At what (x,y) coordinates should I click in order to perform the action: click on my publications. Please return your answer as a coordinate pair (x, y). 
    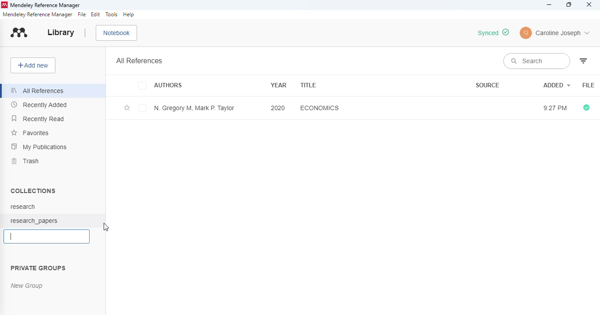
    Looking at the image, I should click on (39, 147).